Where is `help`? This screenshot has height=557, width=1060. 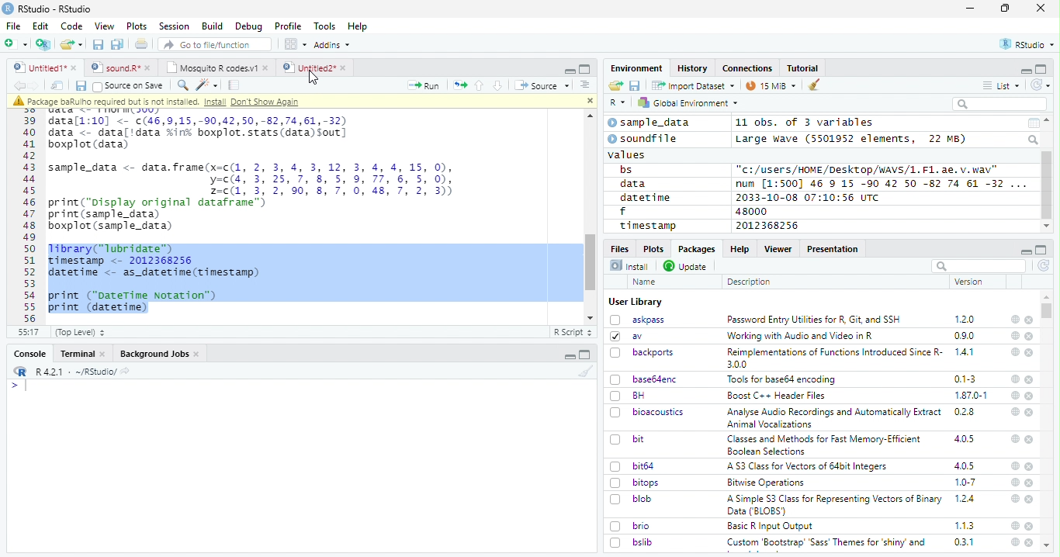 help is located at coordinates (1015, 335).